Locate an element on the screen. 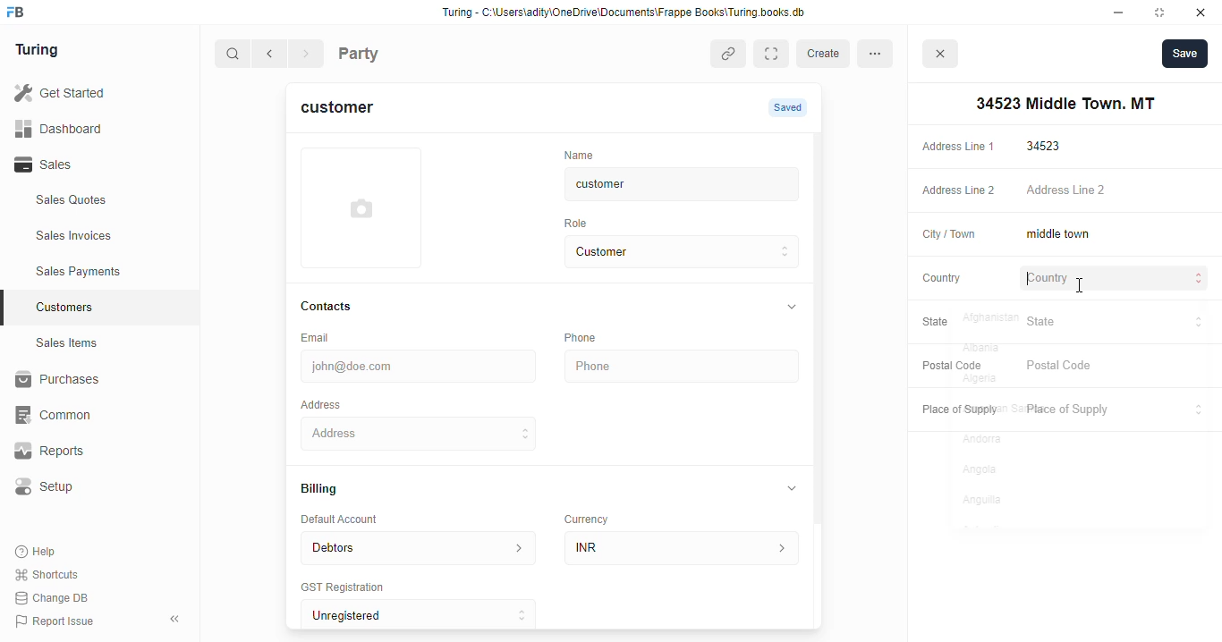 This screenshot has width=1222, height=642. Address is located at coordinates (333, 403).